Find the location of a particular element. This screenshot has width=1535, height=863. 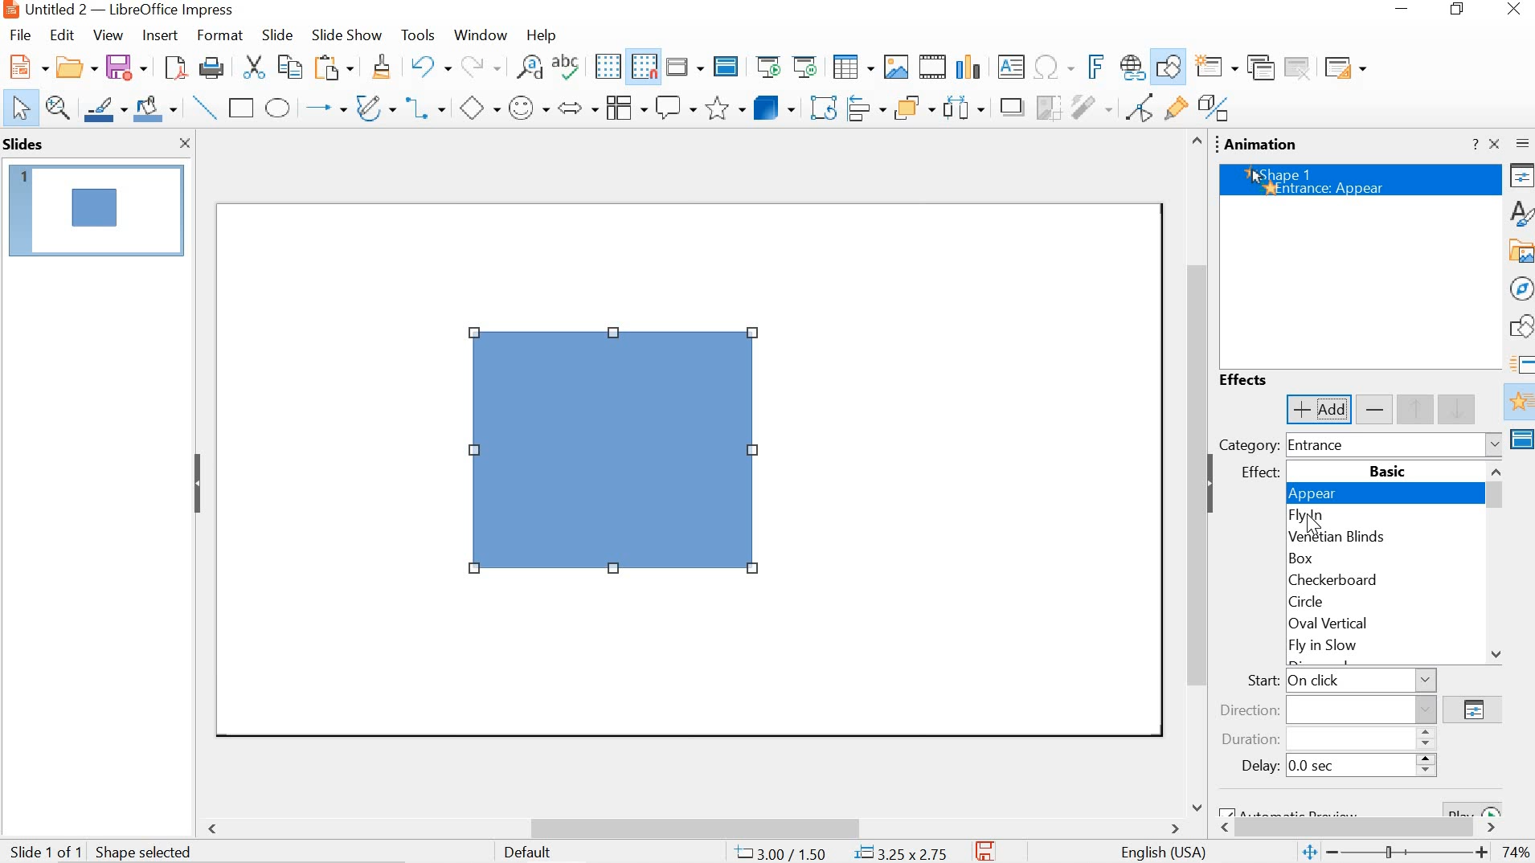

close pane is located at coordinates (180, 142).